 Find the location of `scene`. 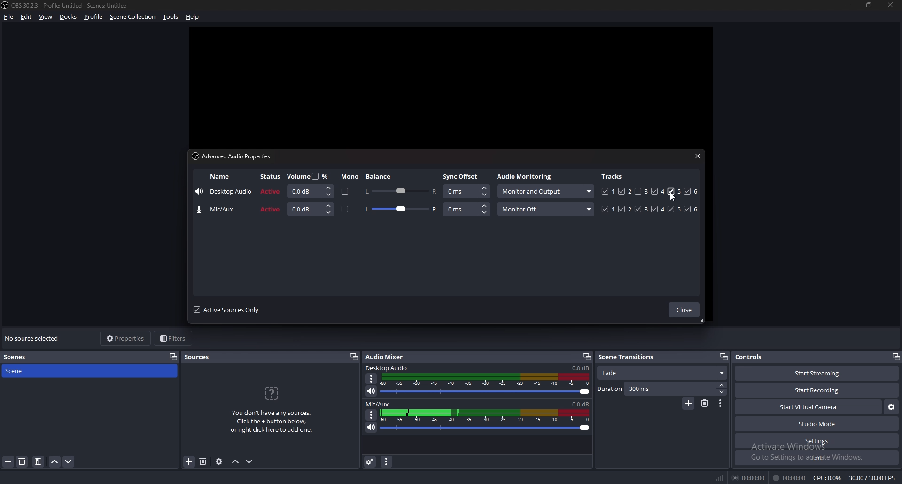

scene is located at coordinates (22, 371).